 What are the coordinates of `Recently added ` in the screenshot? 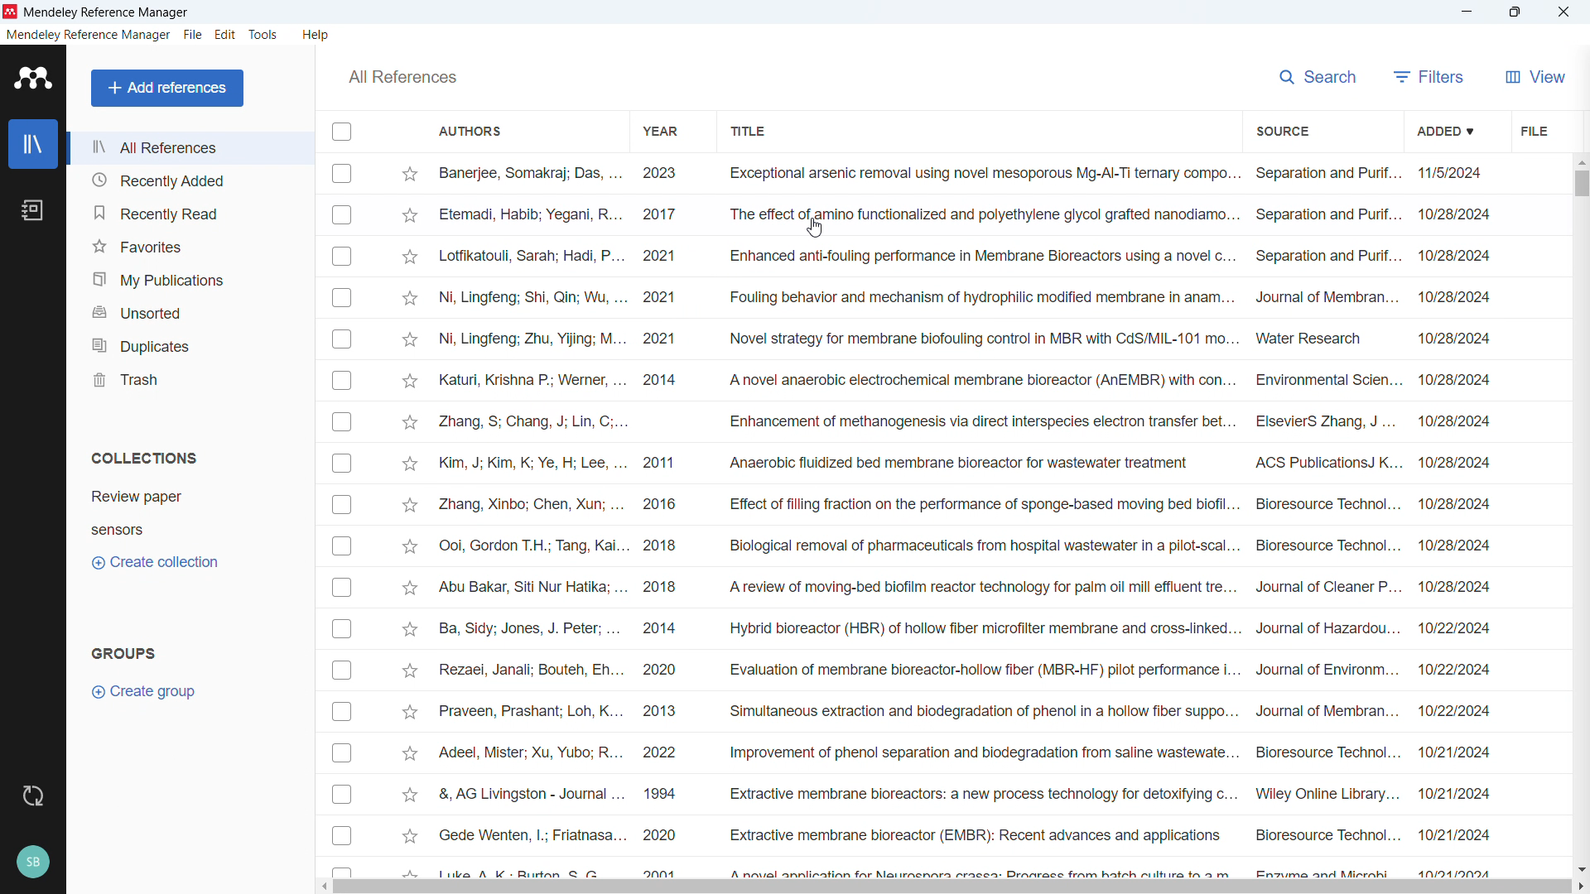 It's located at (189, 180).